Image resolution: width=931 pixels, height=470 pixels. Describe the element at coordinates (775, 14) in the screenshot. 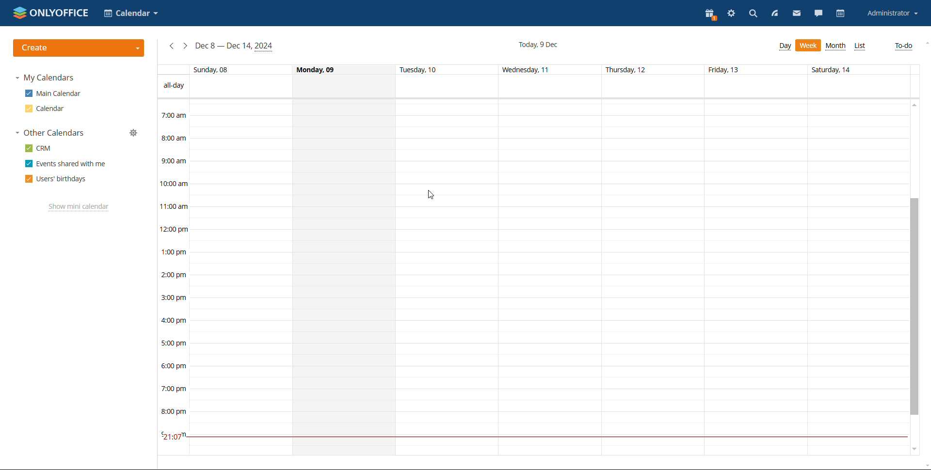

I see `feed` at that location.